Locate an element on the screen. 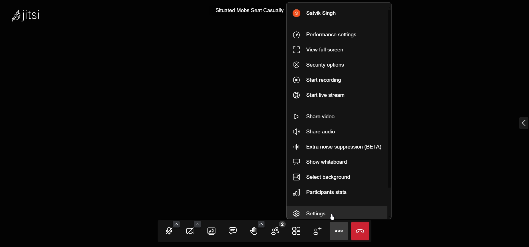 The height and width of the screenshot is (247, 529). performance setting is located at coordinates (329, 34).